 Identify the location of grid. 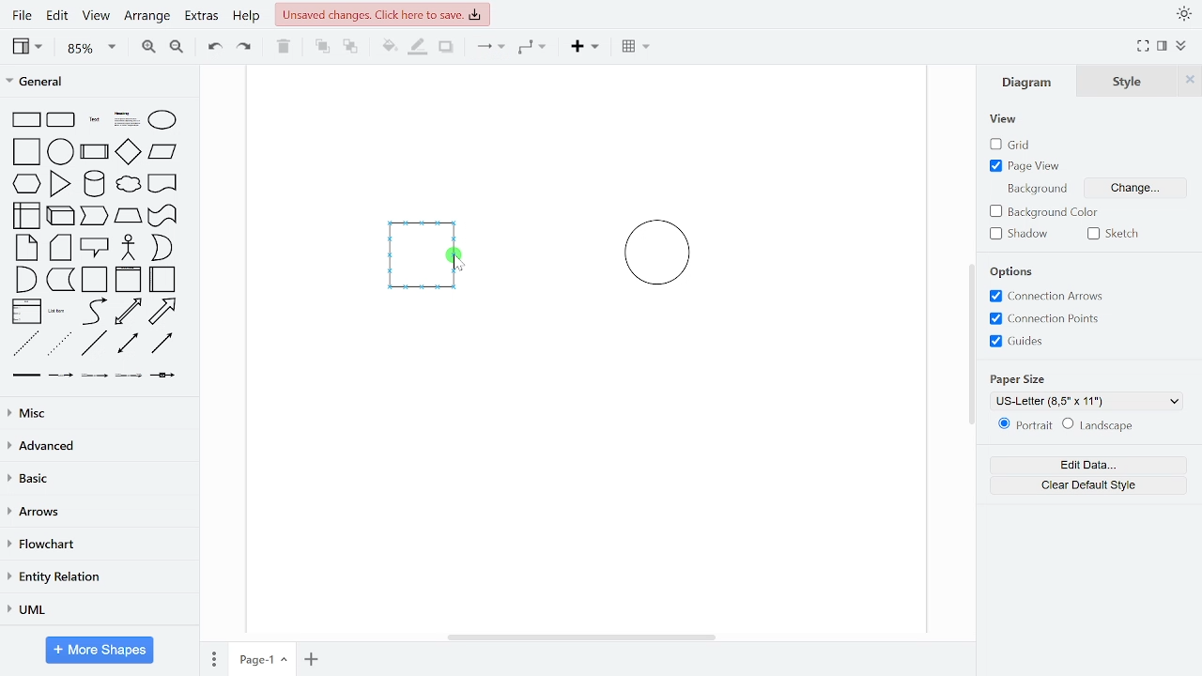
(1020, 145).